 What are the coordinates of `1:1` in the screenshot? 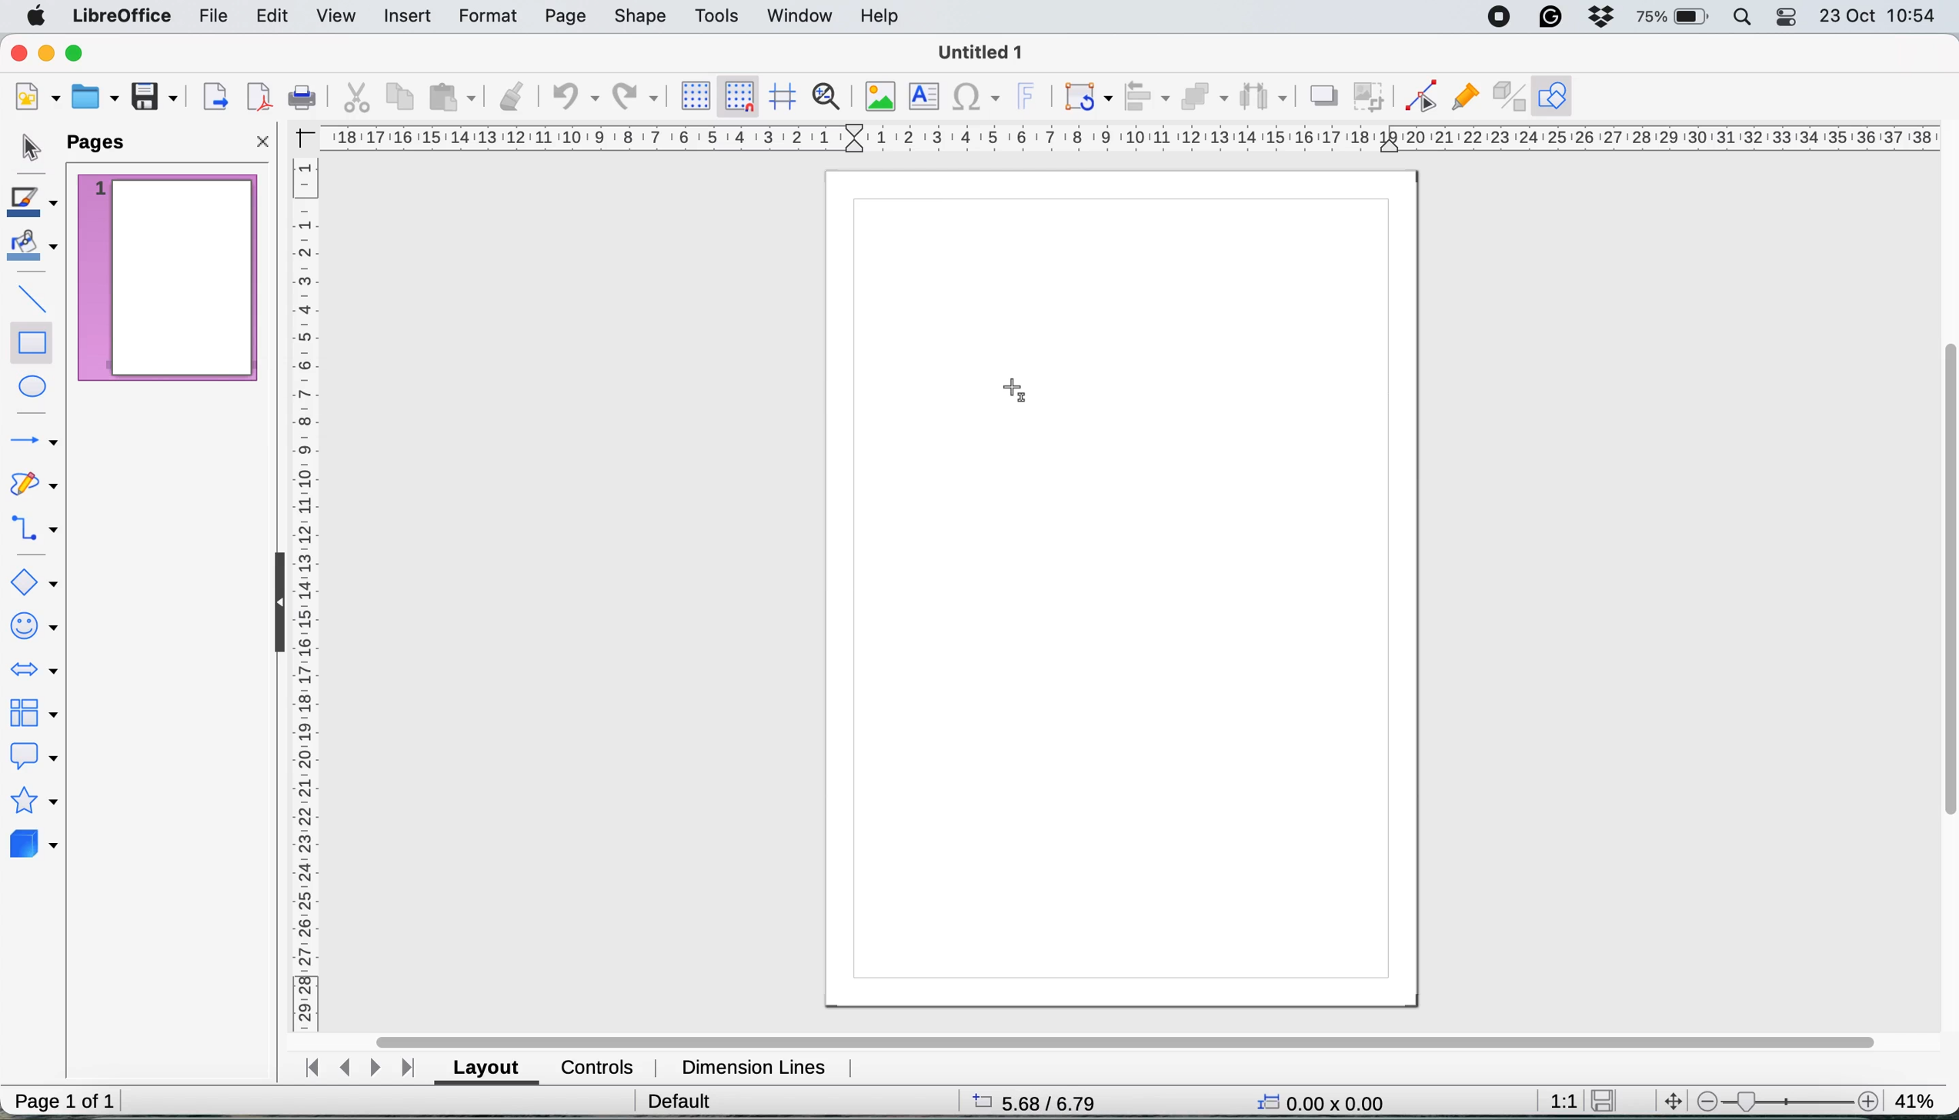 It's located at (1561, 1098).